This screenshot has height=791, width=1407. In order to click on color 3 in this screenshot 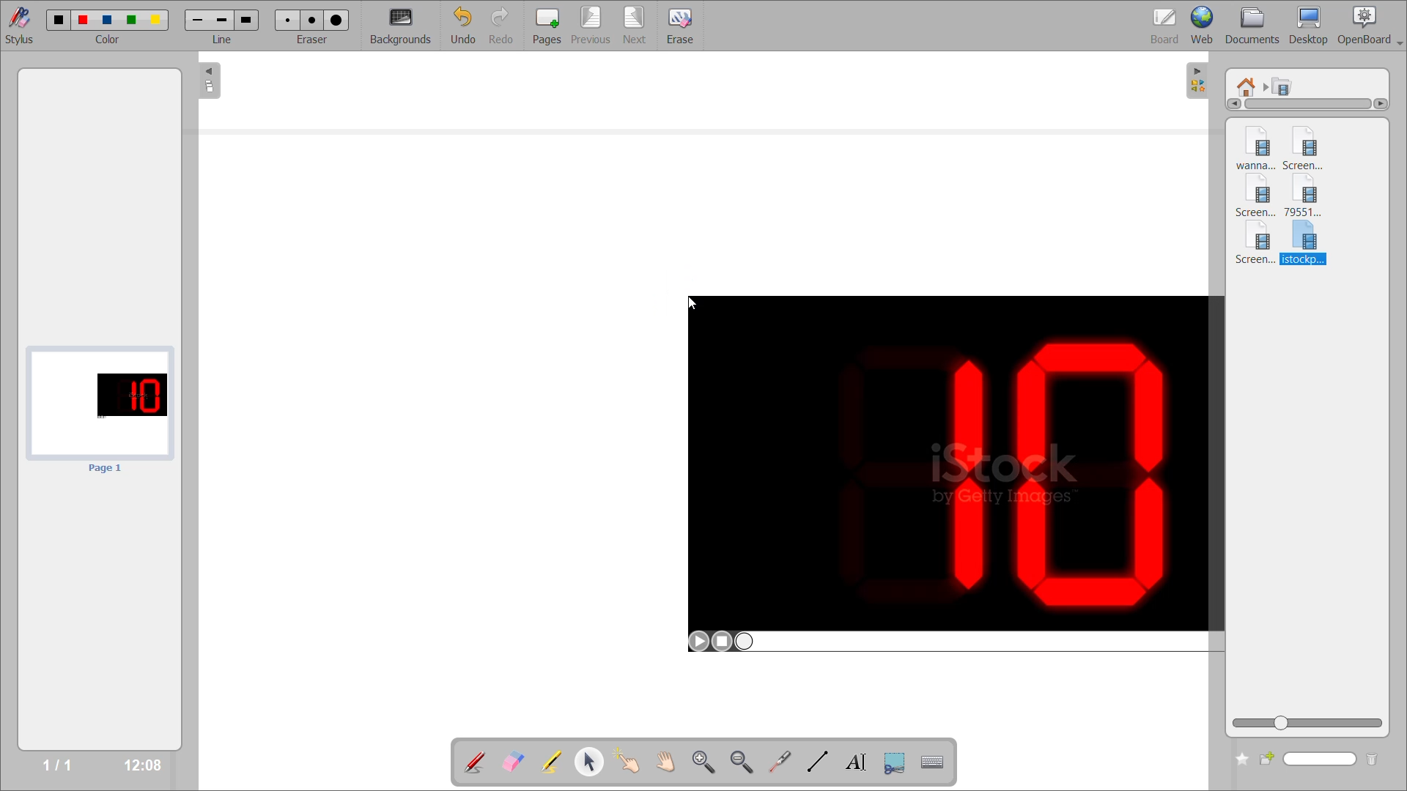, I will do `click(110, 20)`.